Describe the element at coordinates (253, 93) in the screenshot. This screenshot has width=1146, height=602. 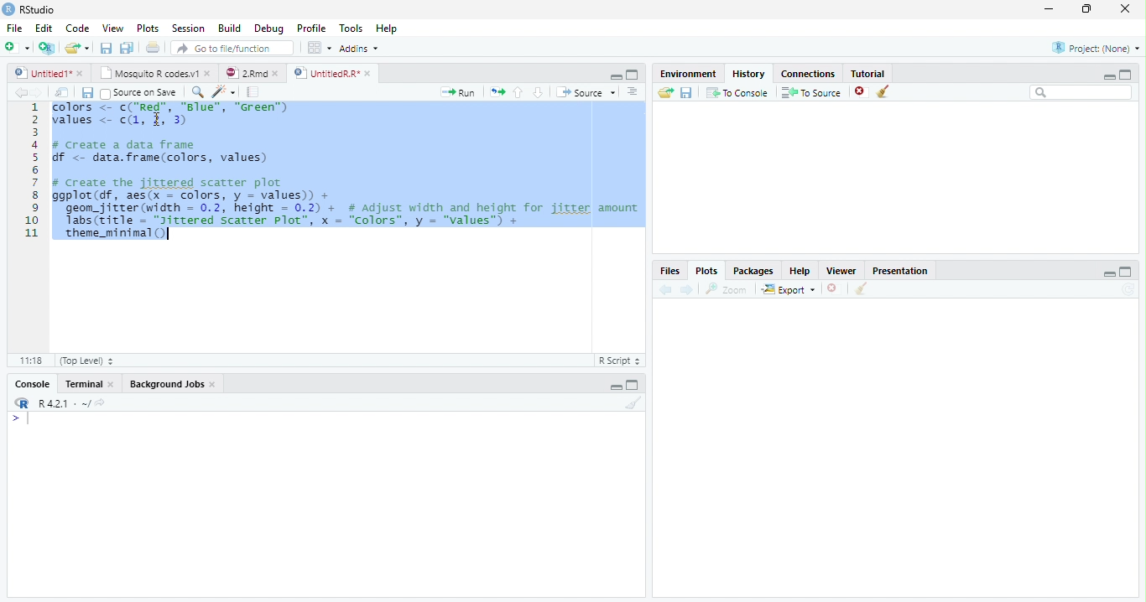
I see `Compile Report` at that location.